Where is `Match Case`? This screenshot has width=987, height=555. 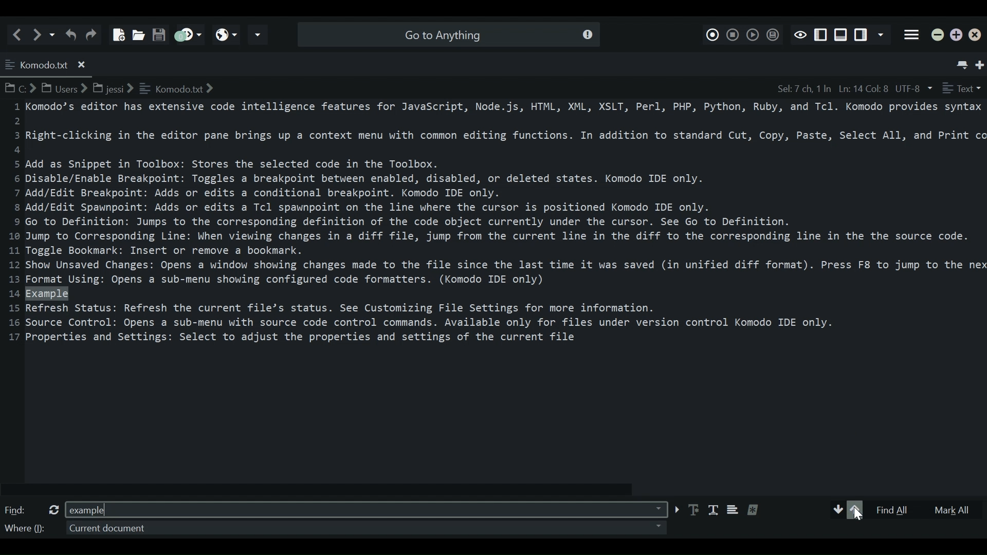
Match Case is located at coordinates (694, 510).